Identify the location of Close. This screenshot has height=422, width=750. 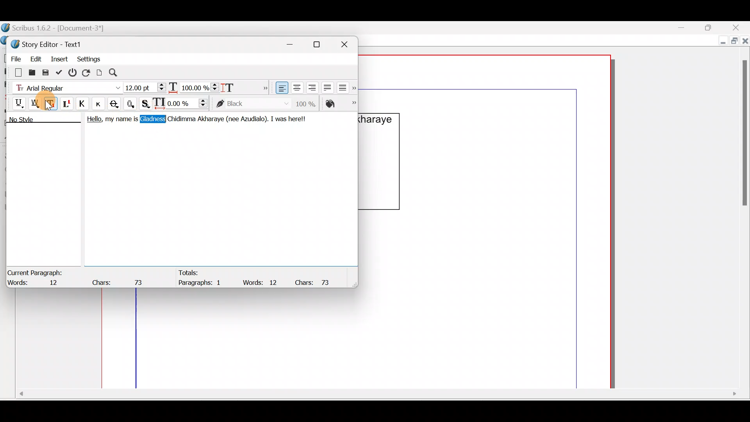
(738, 27).